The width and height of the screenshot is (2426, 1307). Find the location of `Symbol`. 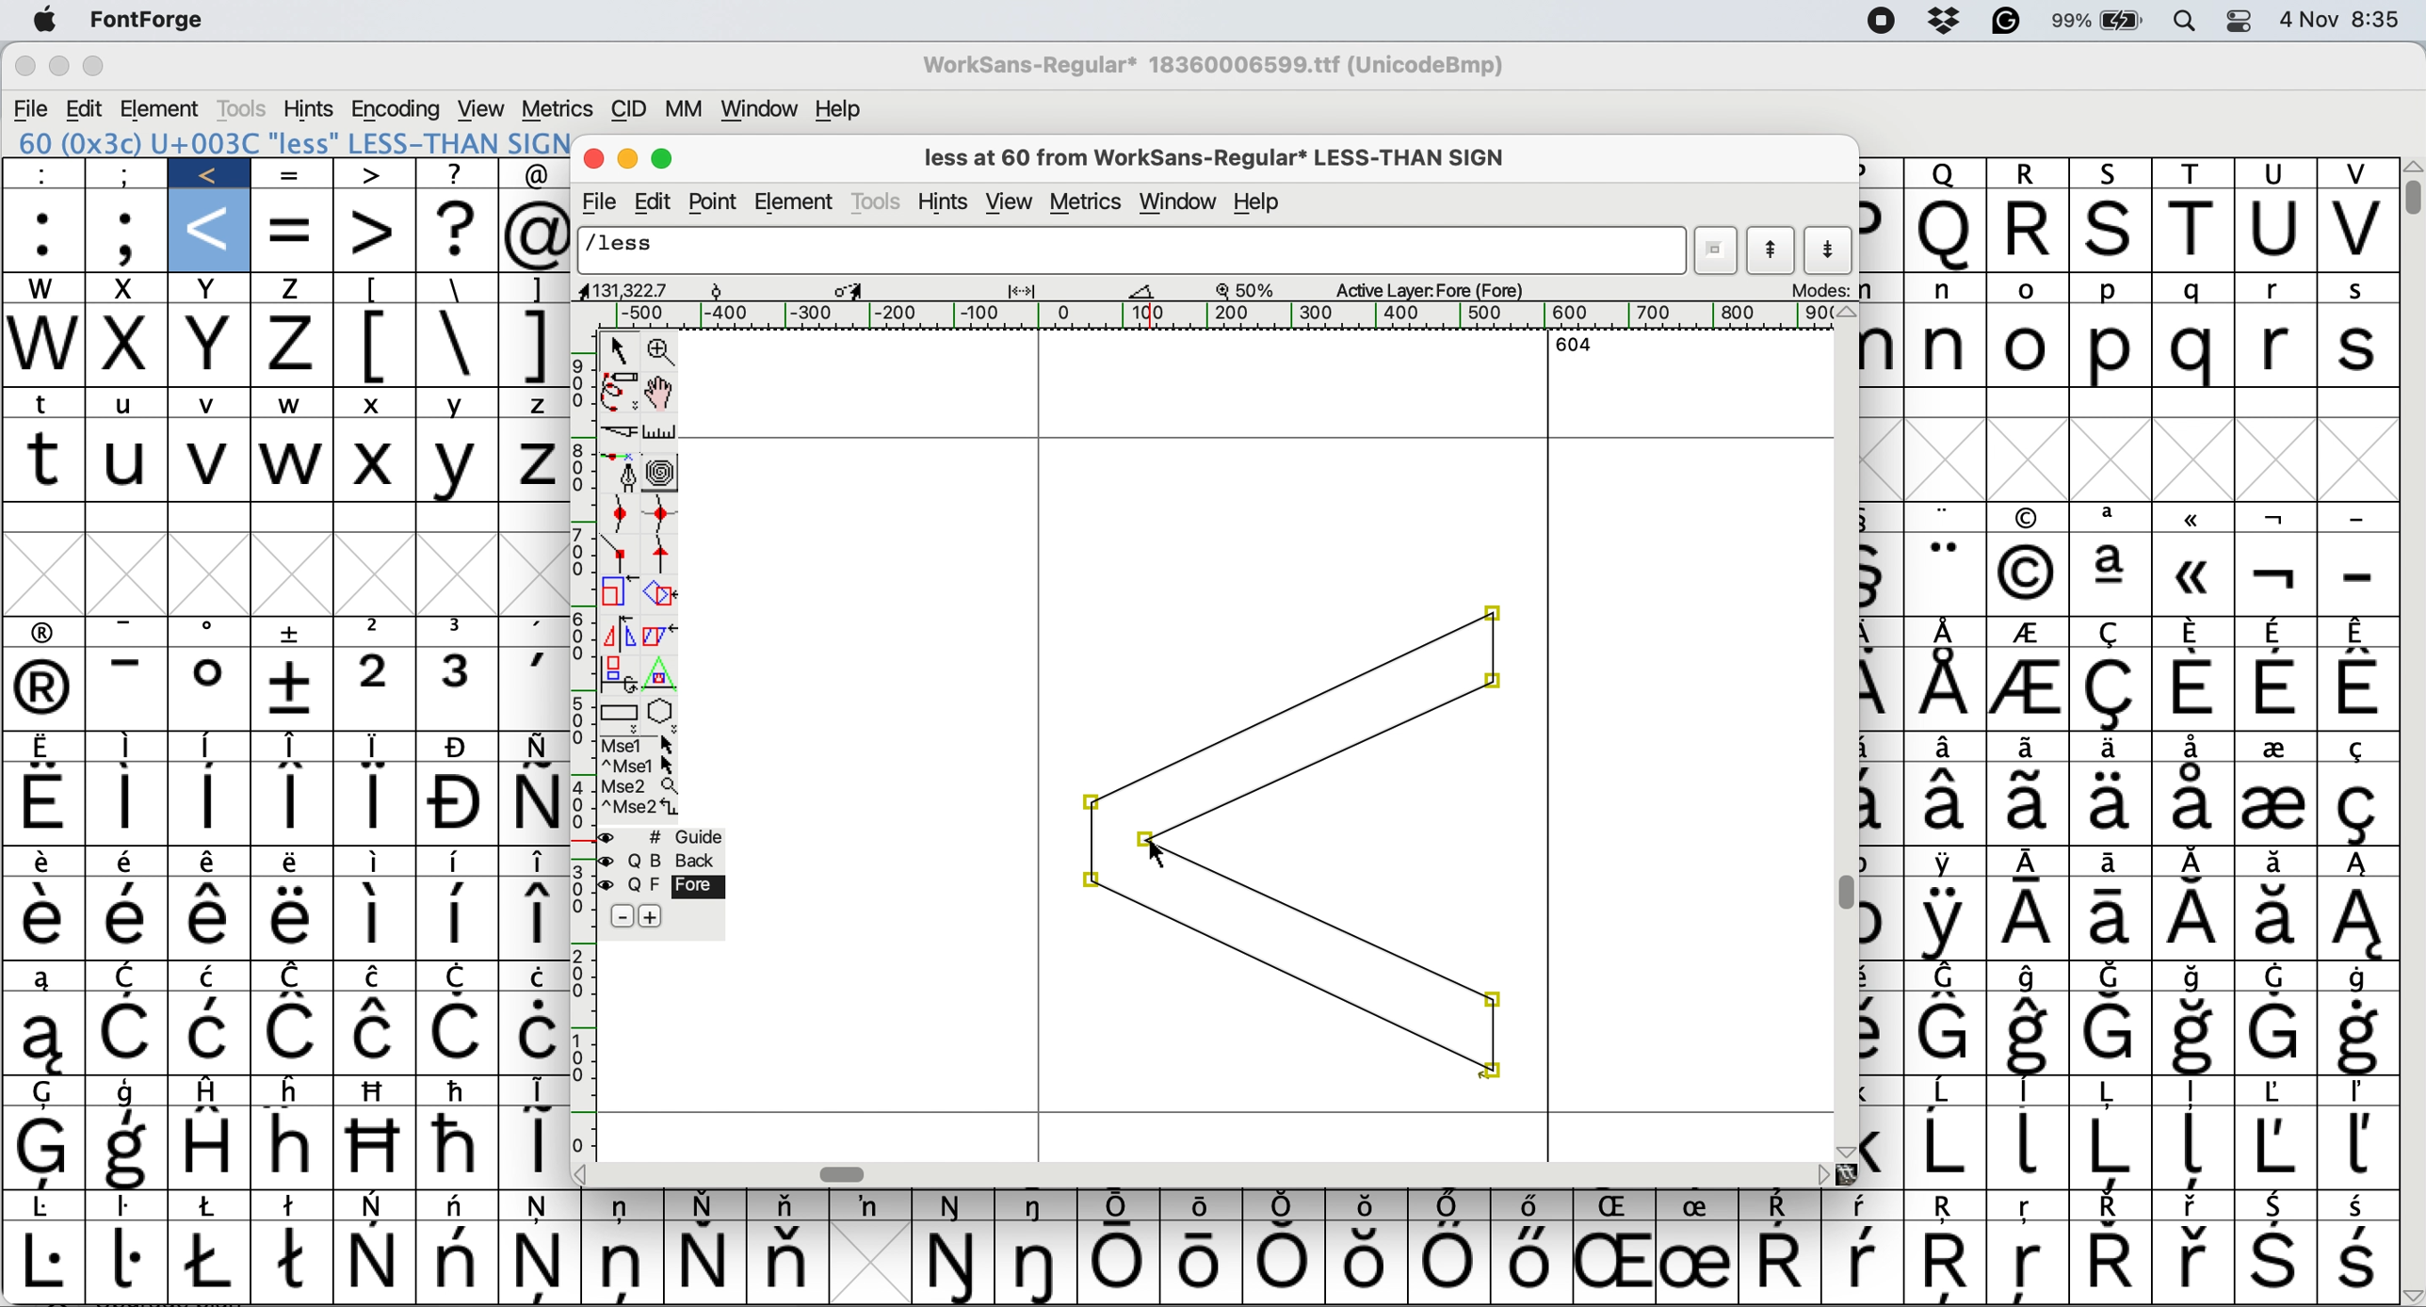

Symbol is located at coordinates (1368, 1204).